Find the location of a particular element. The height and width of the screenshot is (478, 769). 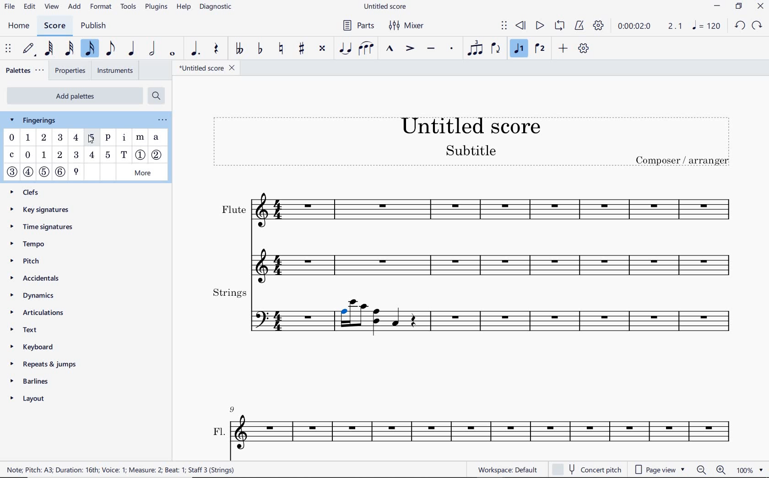

16th note is located at coordinates (89, 48).